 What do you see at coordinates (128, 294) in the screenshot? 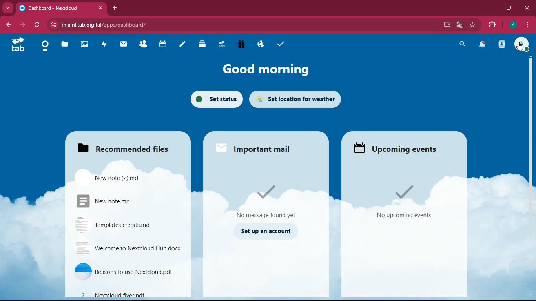
I see `file` at bounding box center [128, 294].